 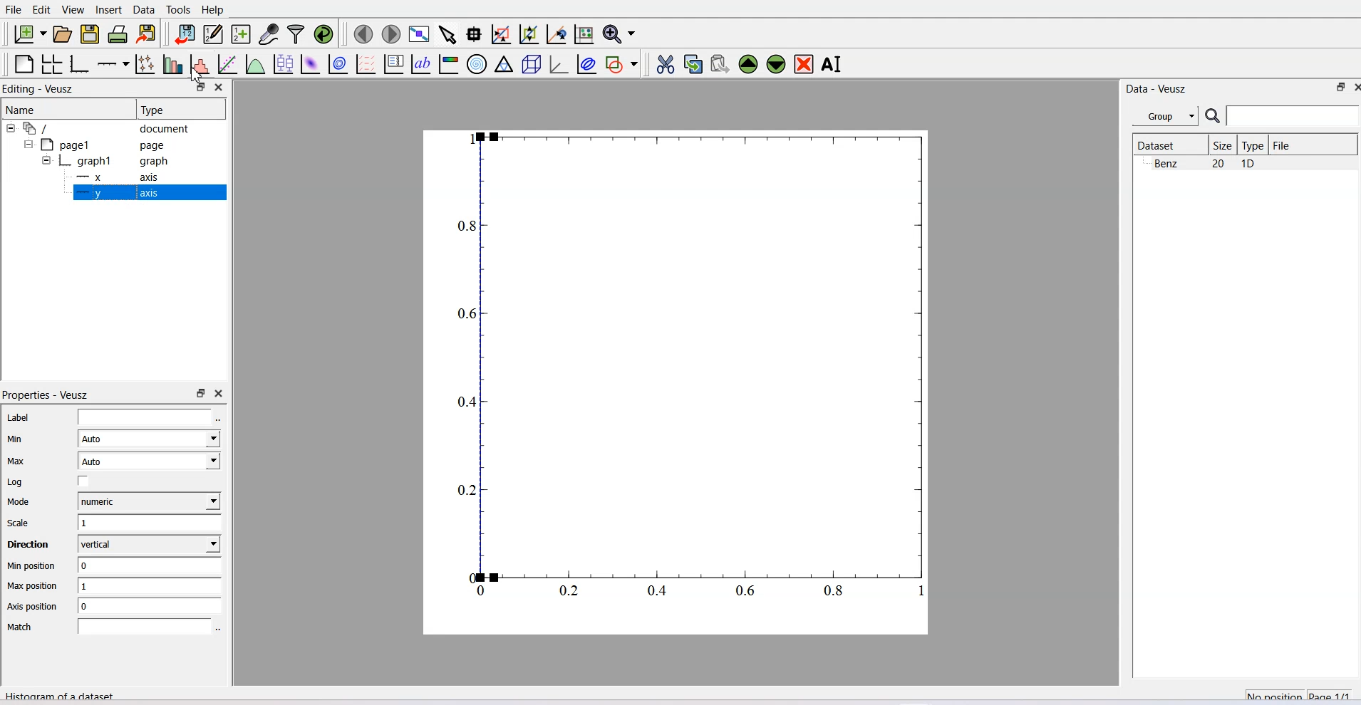 I want to click on Dataset, so click(x=1169, y=145).